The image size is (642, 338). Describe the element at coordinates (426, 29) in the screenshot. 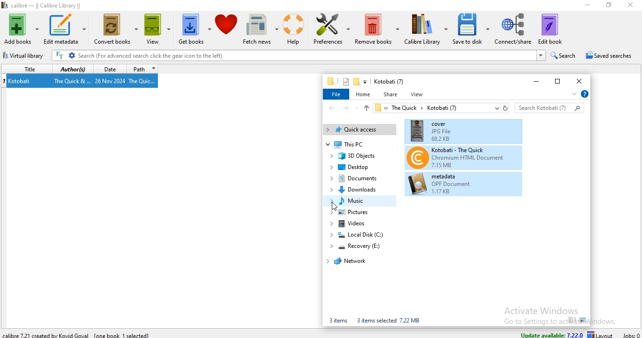

I see `calibre library` at that location.